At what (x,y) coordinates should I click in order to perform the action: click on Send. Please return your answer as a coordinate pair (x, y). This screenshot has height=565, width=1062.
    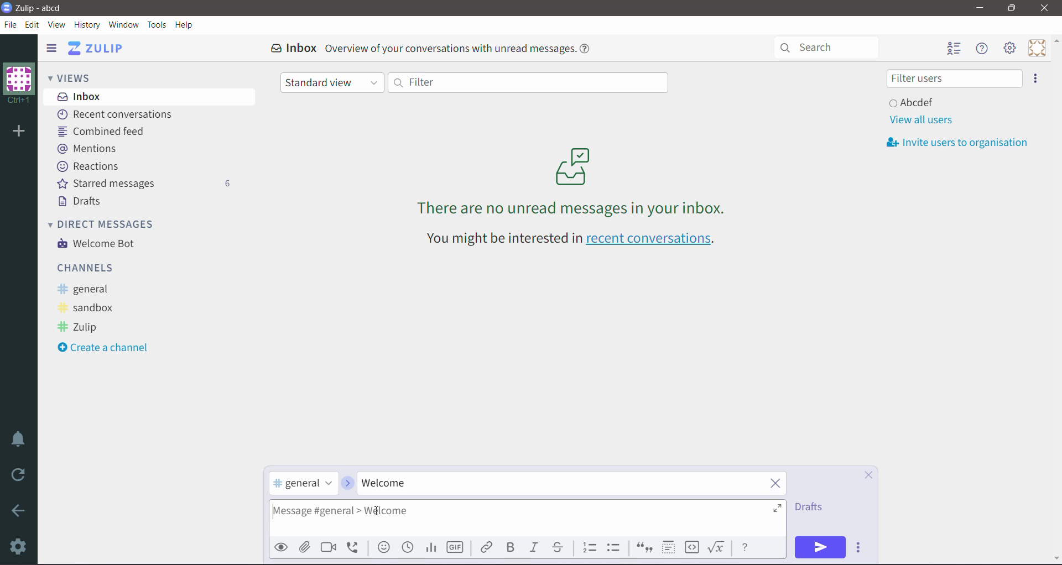
    Looking at the image, I should click on (820, 547).